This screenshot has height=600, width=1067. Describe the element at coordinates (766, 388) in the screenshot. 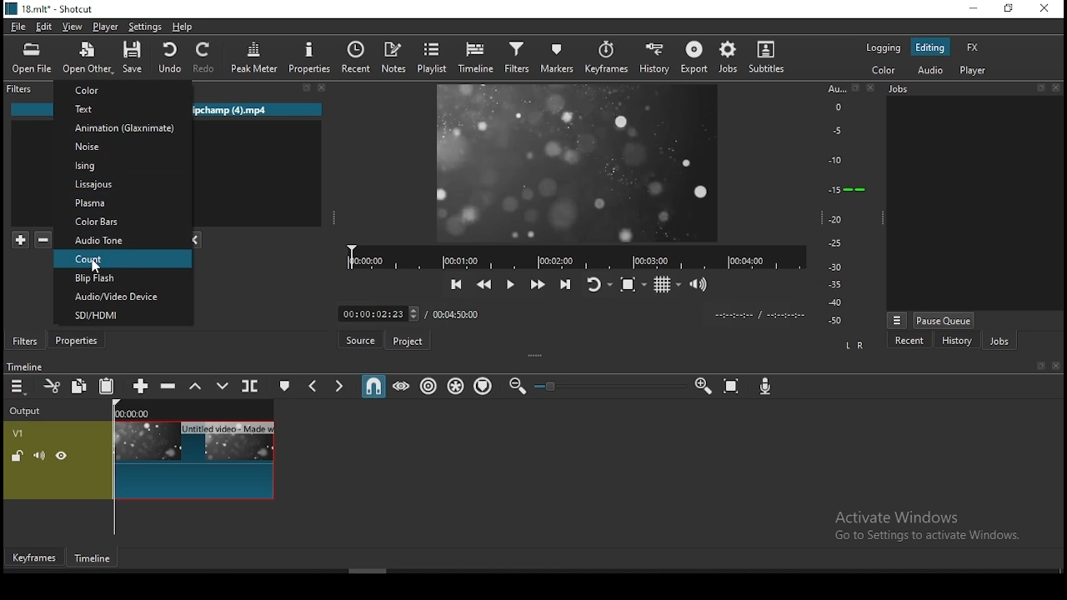

I see `record audio` at that location.